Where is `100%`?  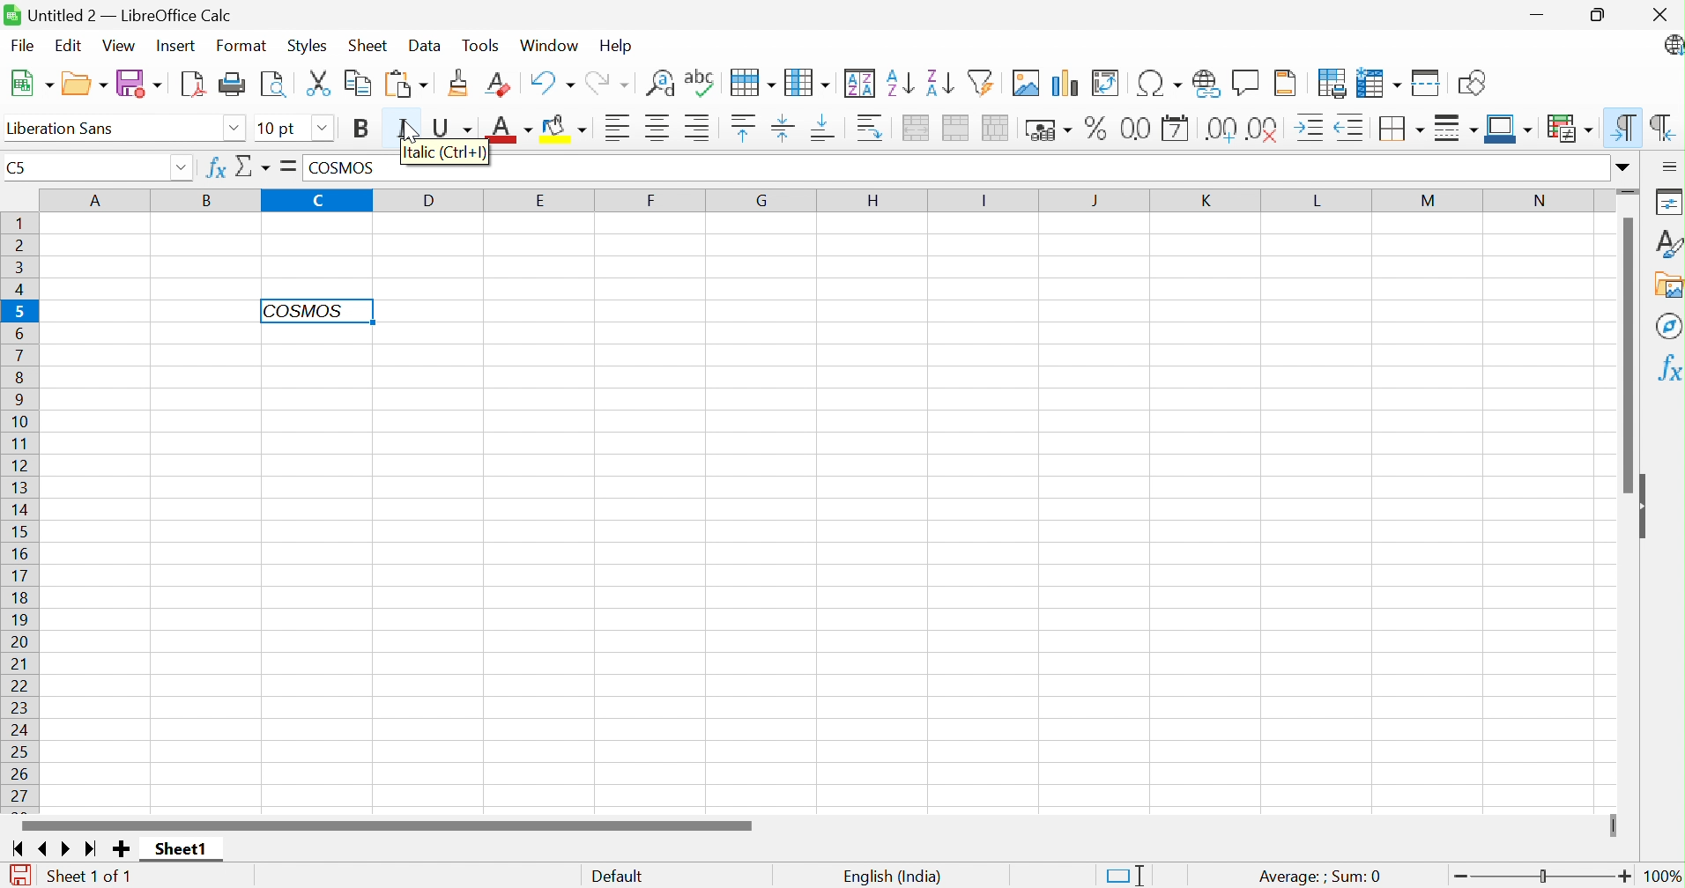 100% is located at coordinates (1663, 877).